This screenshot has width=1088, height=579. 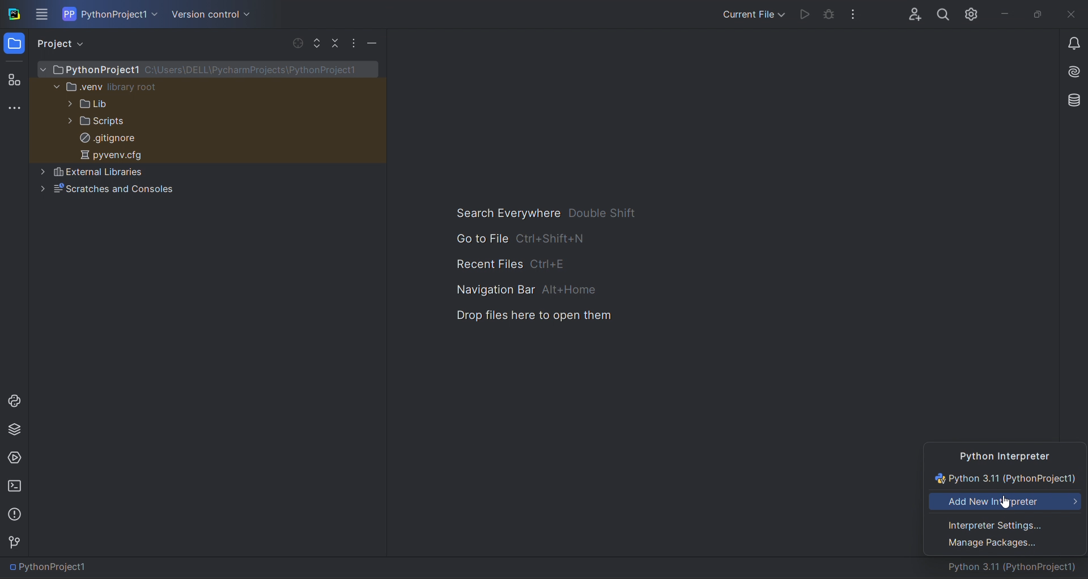 What do you see at coordinates (295, 42) in the screenshot?
I see `select file` at bounding box center [295, 42].